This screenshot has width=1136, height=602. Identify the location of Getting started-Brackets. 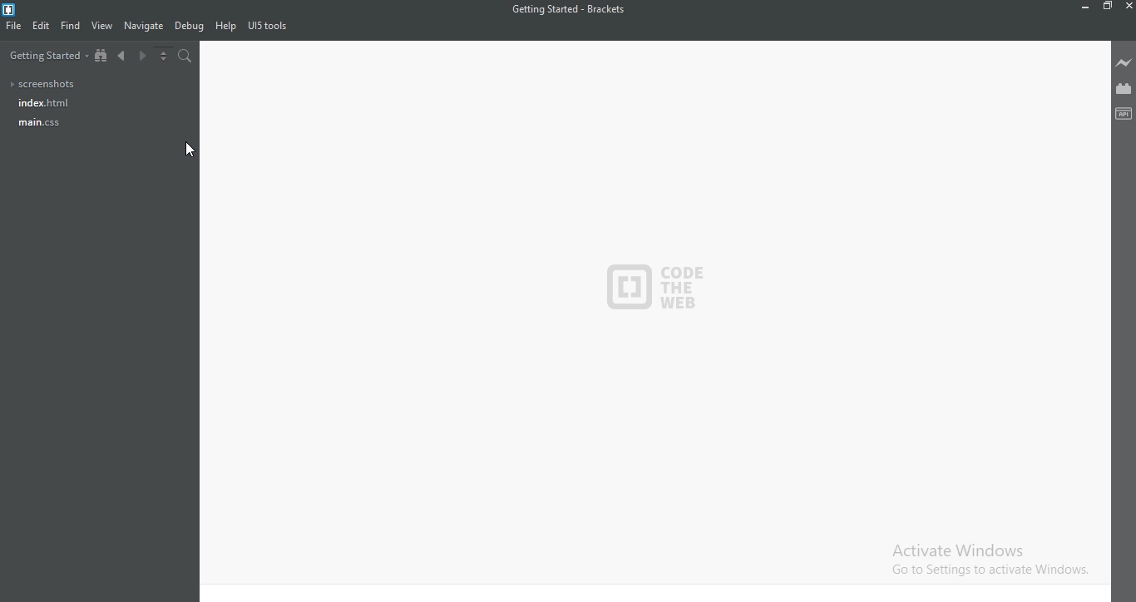
(567, 9).